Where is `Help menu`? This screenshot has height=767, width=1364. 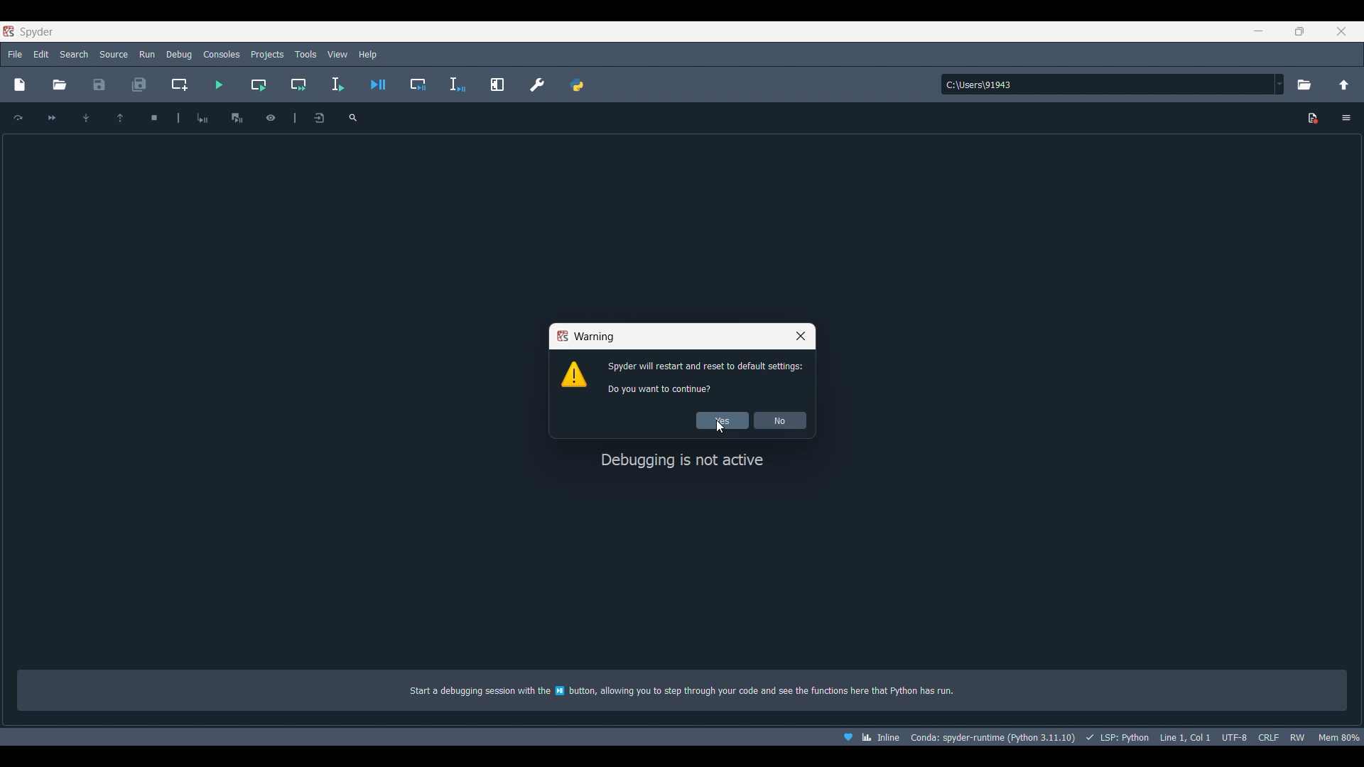
Help menu is located at coordinates (368, 54).